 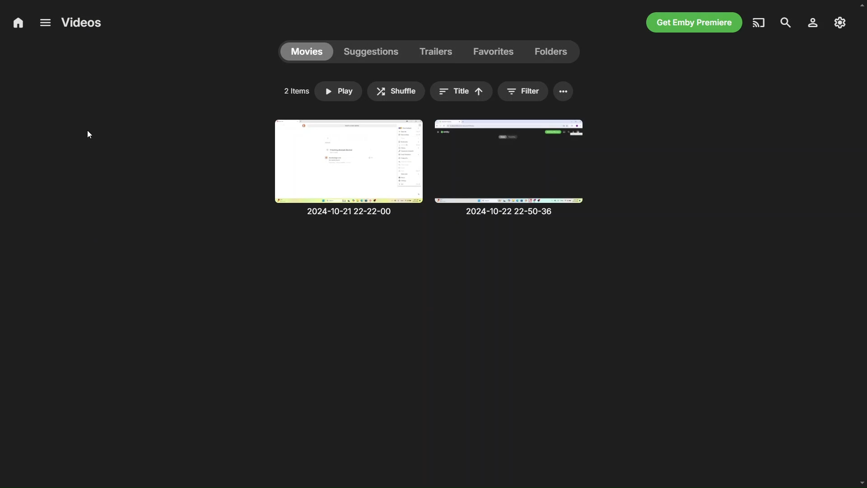 I want to click on movies, so click(x=308, y=52).